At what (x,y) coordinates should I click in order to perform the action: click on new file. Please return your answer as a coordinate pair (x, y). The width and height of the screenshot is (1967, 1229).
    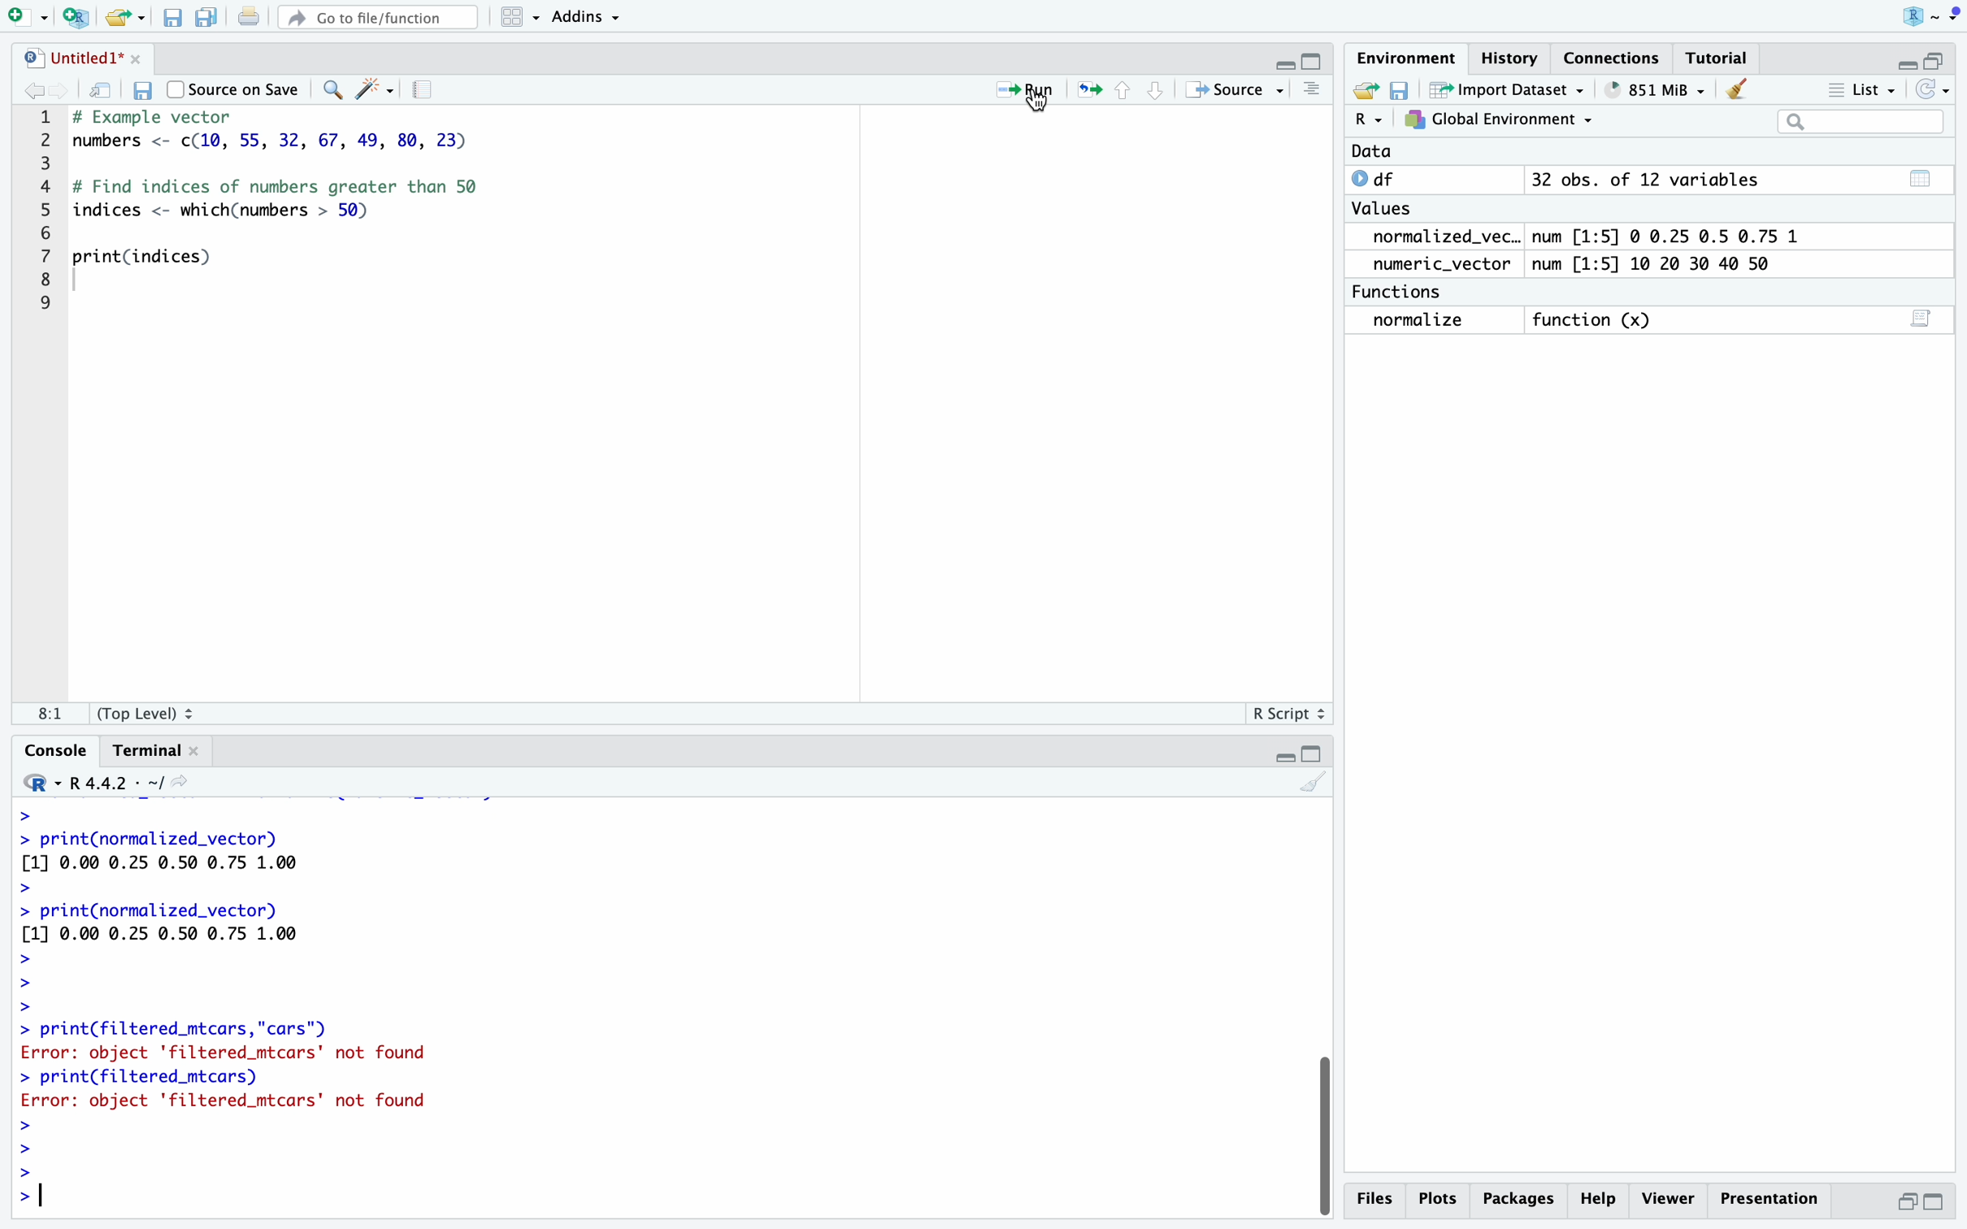
    Looking at the image, I should click on (24, 17).